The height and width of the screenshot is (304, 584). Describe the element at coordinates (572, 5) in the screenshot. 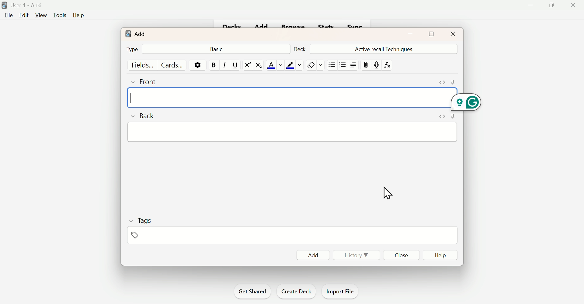

I see `Close` at that location.